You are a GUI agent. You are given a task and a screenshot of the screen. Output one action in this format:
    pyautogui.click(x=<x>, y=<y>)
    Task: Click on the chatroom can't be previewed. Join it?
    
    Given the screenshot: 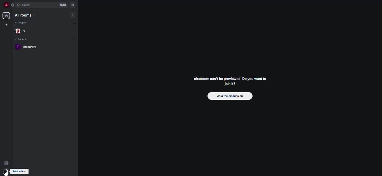 What is the action you would take?
    pyautogui.click(x=229, y=81)
    